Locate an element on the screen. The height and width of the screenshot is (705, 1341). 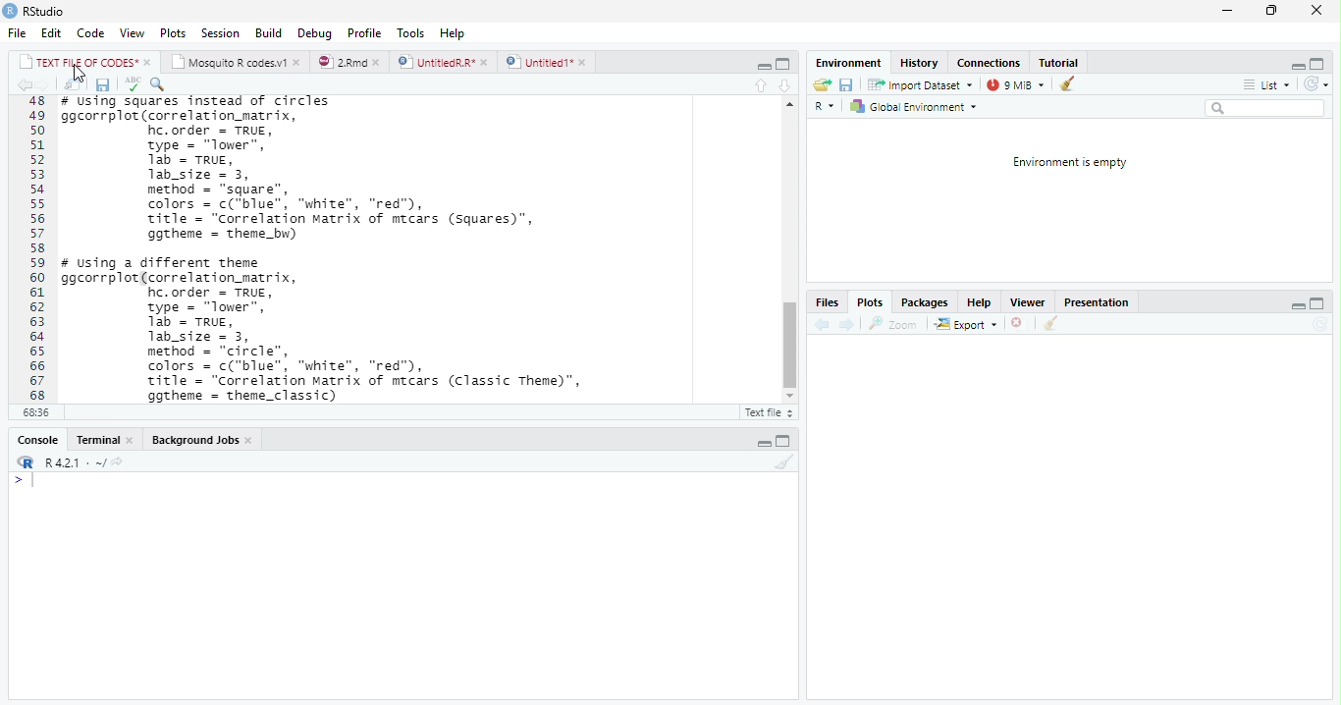
= List is located at coordinates (1268, 85).